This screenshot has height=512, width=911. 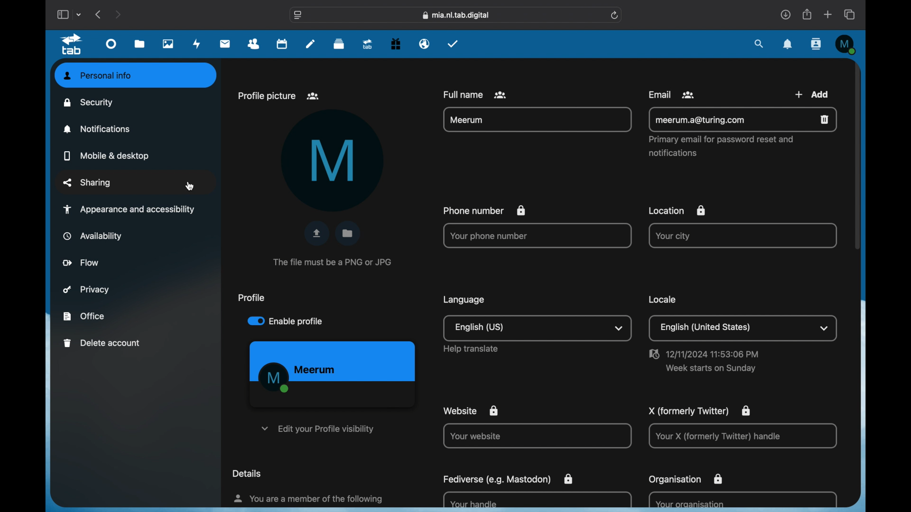 What do you see at coordinates (198, 44) in the screenshot?
I see `activity` at bounding box center [198, 44].